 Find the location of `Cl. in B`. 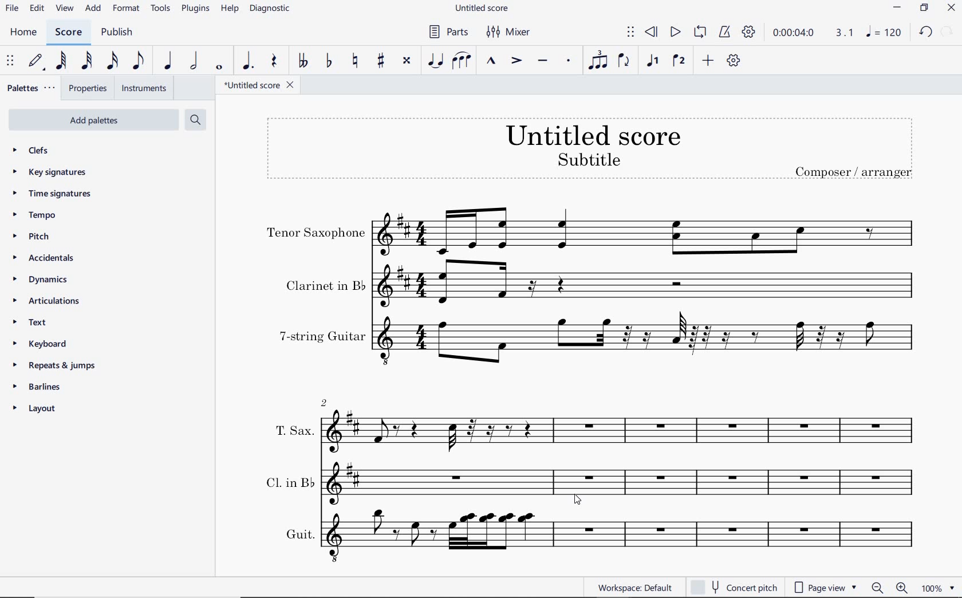

Cl. in B is located at coordinates (592, 484).